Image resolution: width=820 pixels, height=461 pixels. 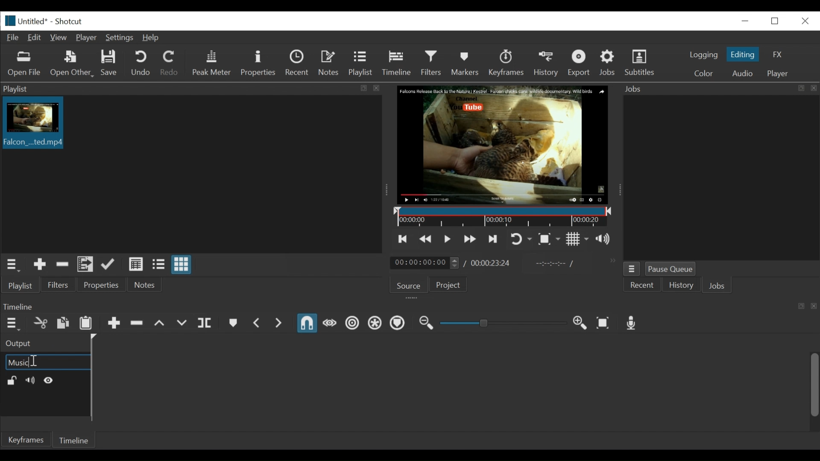 What do you see at coordinates (503, 323) in the screenshot?
I see `Adjust Zoom Slider` at bounding box center [503, 323].